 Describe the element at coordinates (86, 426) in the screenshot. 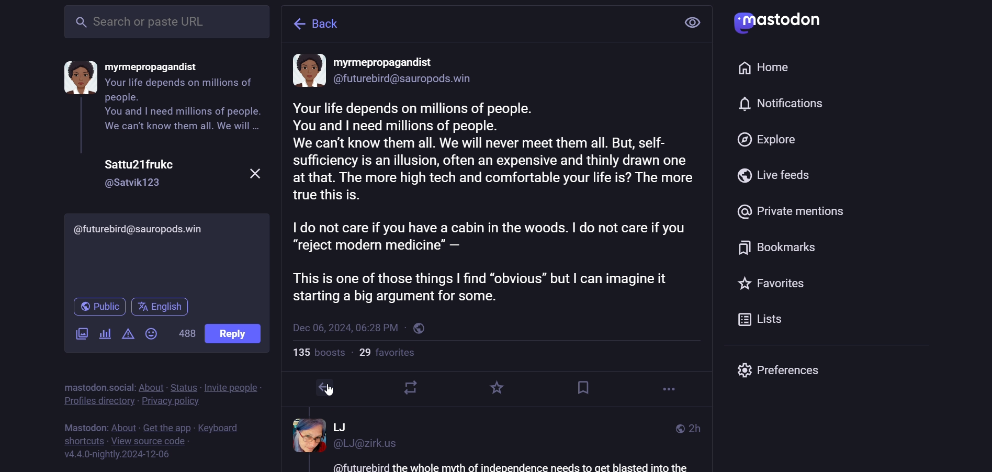

I see `mastodon` at that location.